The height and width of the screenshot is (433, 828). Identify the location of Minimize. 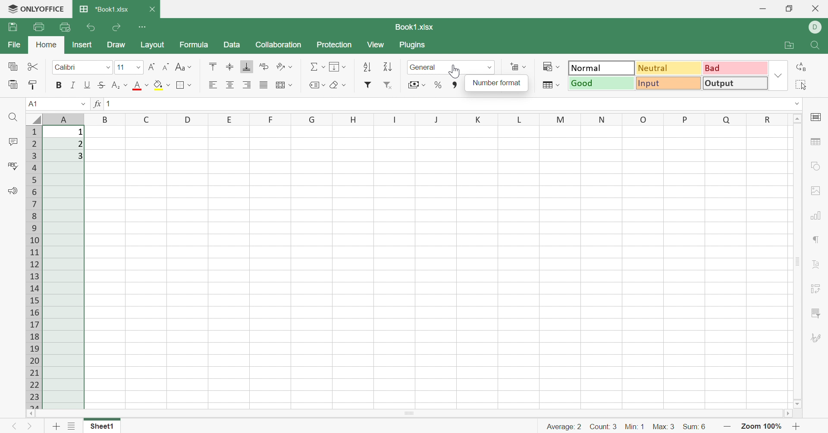
(763, 10).